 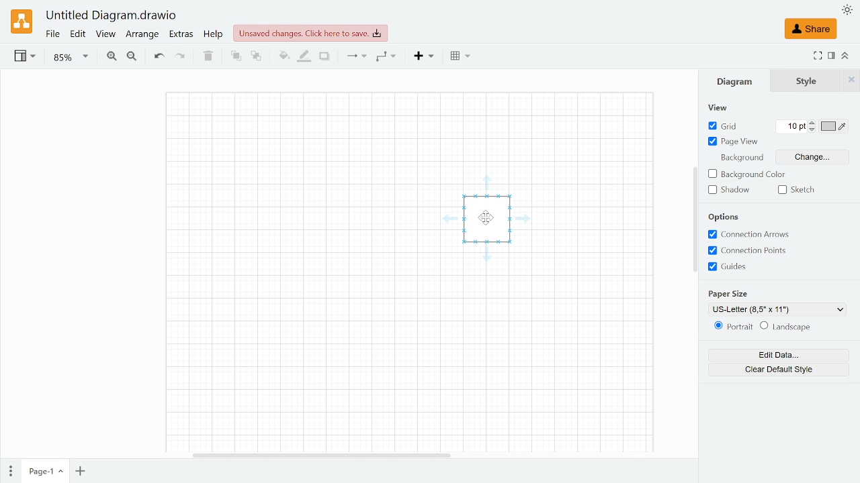 I want to click on Zoom in, so click(x=111, y=58).